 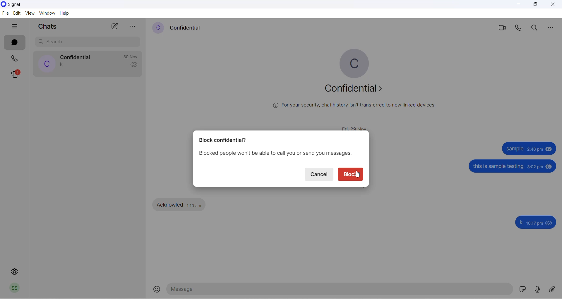 What do you see at coordinates (320, 174) in the screenshot?
I see `cancel` at bounding box center [320, 174].